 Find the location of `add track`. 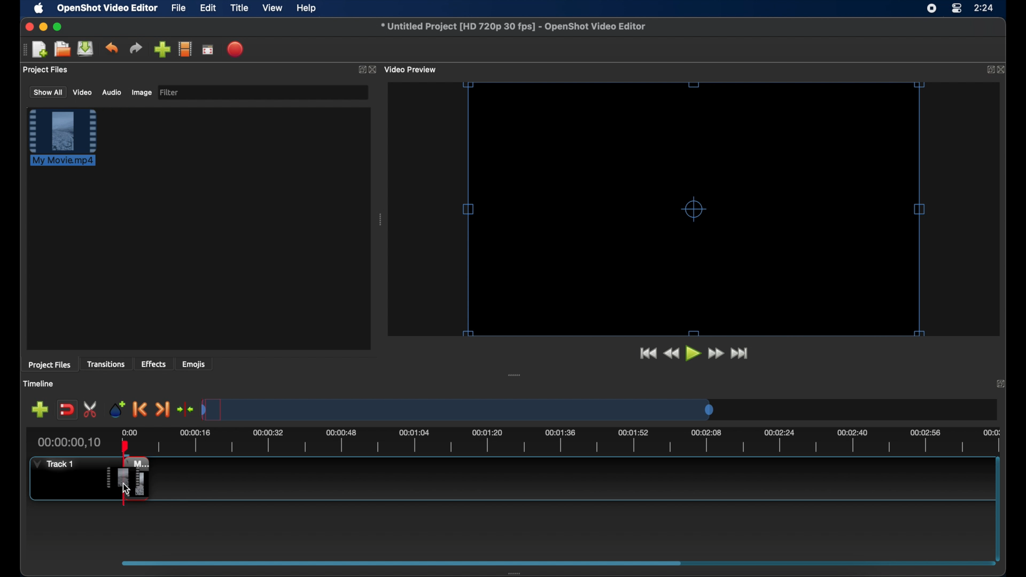

add track is located at coordinates (40, 409).